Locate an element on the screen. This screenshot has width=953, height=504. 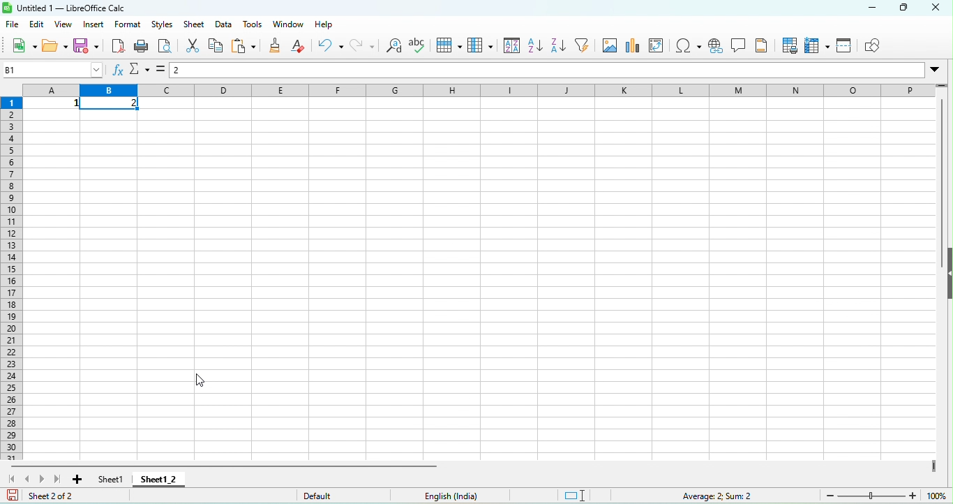
edit pivot table is located at coordinates (660, 49).